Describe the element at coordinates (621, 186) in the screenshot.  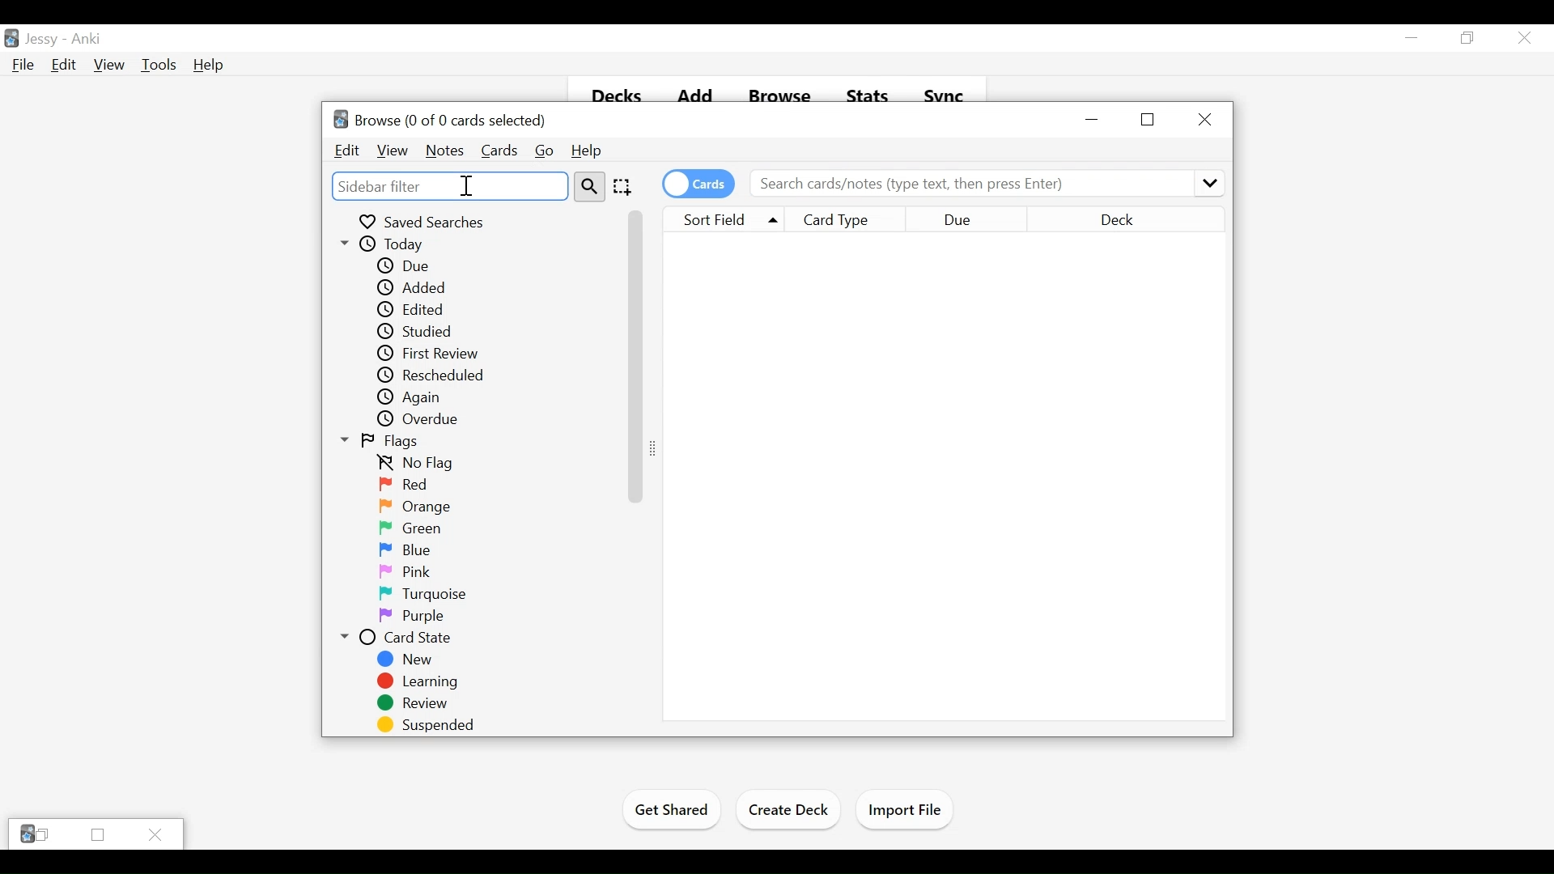
I see `Selection Tool` at that location.